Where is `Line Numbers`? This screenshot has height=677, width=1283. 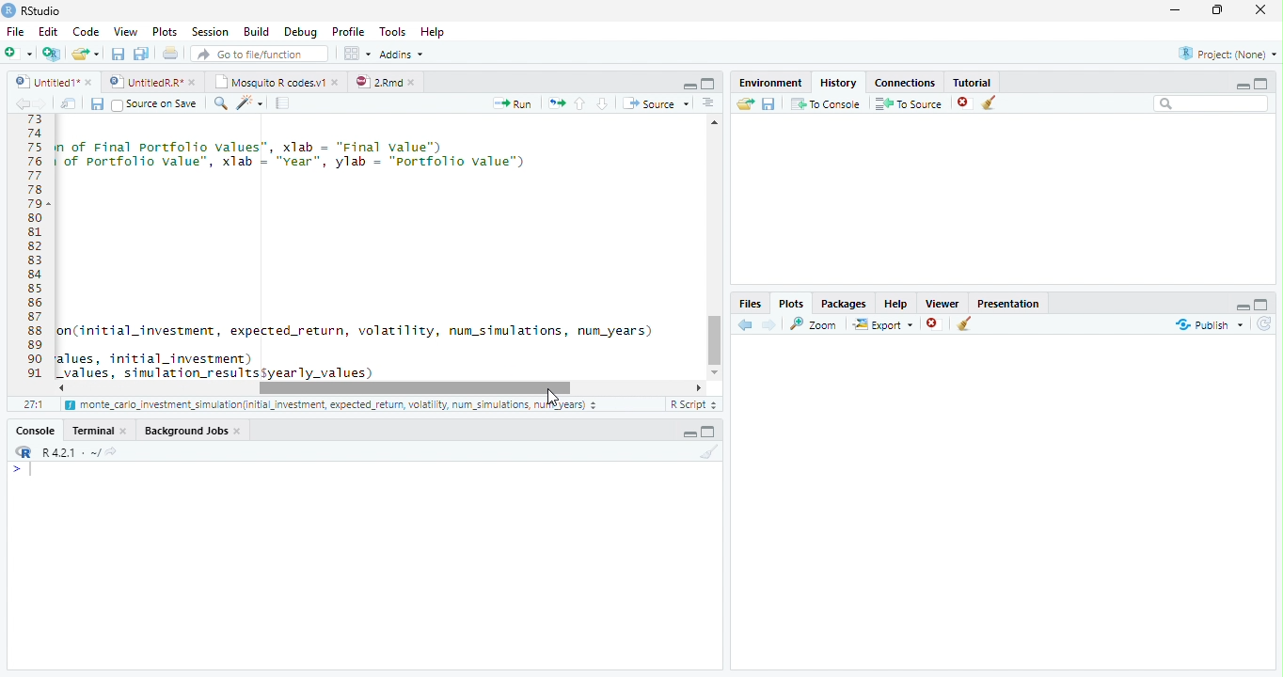
Line Numbers is located at coordinates (33, 254).